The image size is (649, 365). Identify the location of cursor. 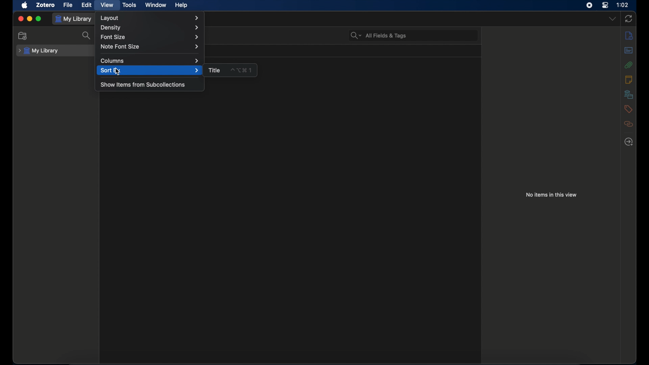
(118, 72).